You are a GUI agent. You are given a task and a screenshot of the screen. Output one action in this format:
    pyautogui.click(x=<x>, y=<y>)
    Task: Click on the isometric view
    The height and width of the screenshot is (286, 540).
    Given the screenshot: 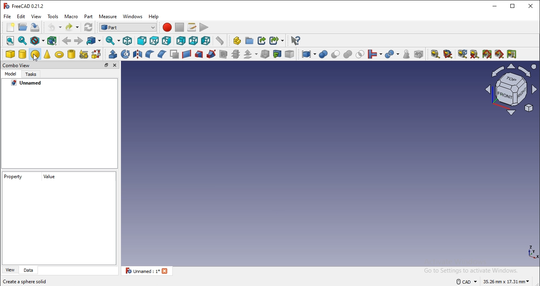 What is the action you would take?
    pyautogui.click(x=127, y=40)
    